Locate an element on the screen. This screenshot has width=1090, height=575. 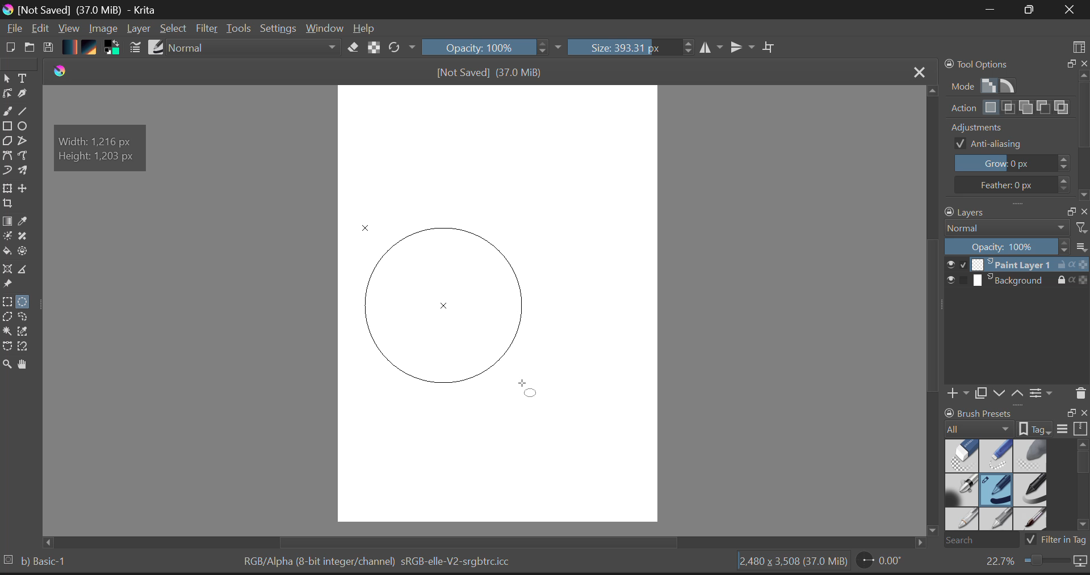
Circular Selection Selected is located at coordinates (24, 299).